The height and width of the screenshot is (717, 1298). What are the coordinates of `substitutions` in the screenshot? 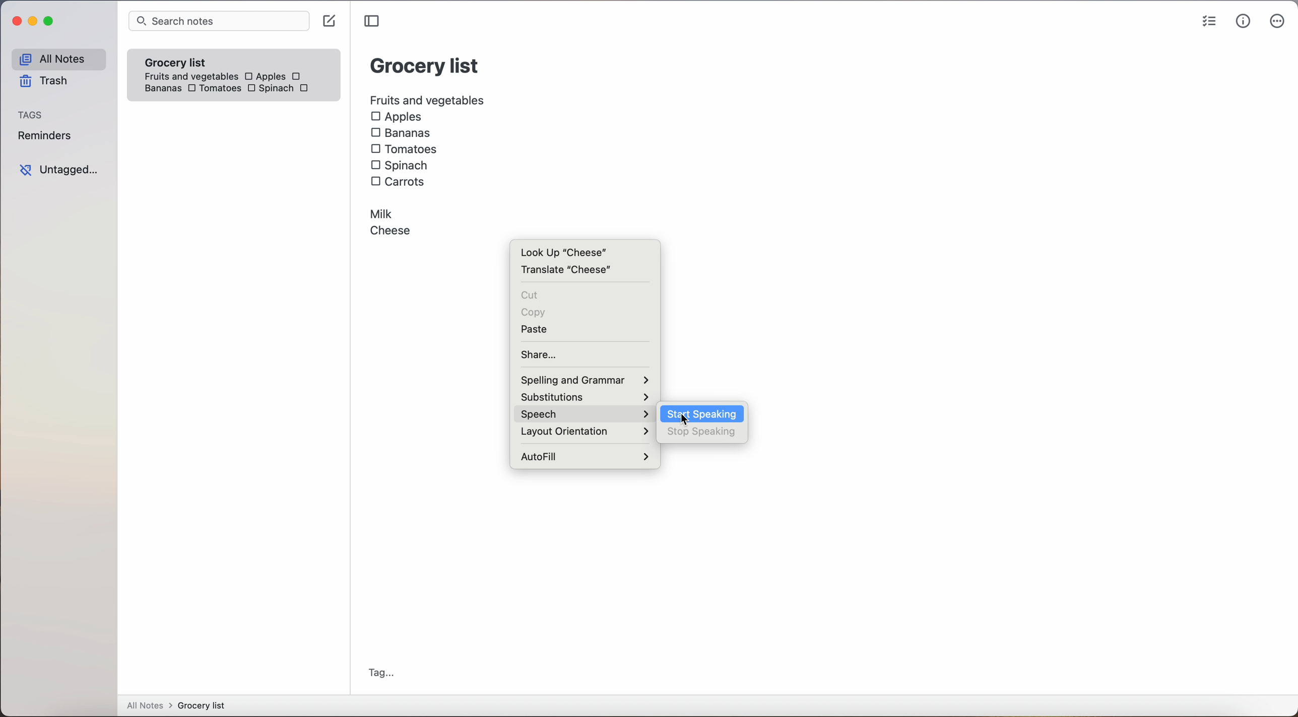 It's located at (584, 397).